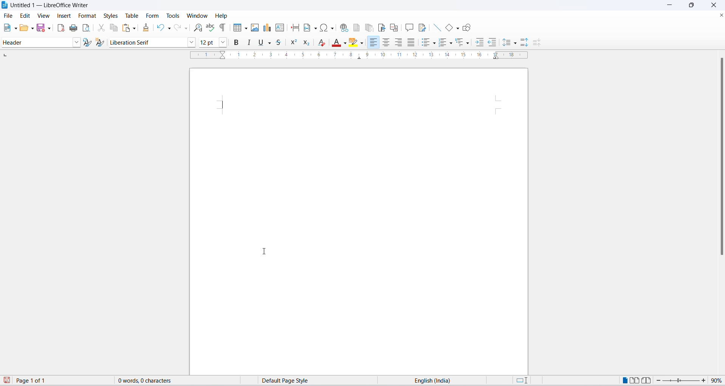  Describe the element at coordinates (462, 43) in the screenshot. I see `outline format` at that location.